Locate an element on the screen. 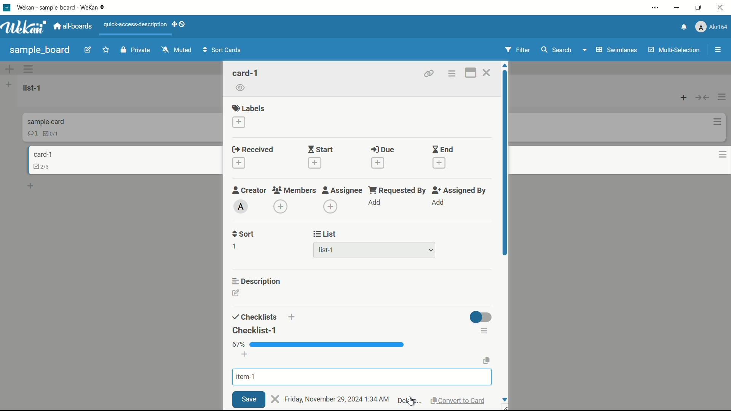 The width and height of the screenshot is (731, 411). cursor is located at coordinates (413, 395).